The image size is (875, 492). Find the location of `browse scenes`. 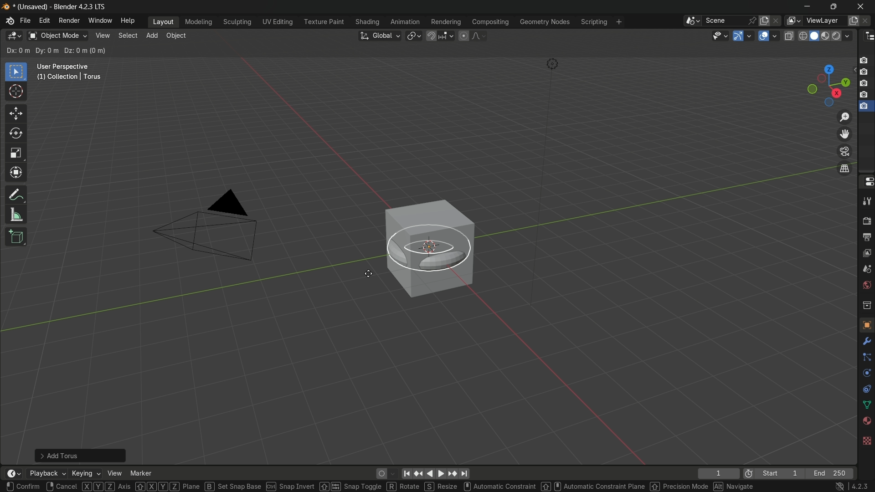

browse scenes is located at coordinates (693, 21).